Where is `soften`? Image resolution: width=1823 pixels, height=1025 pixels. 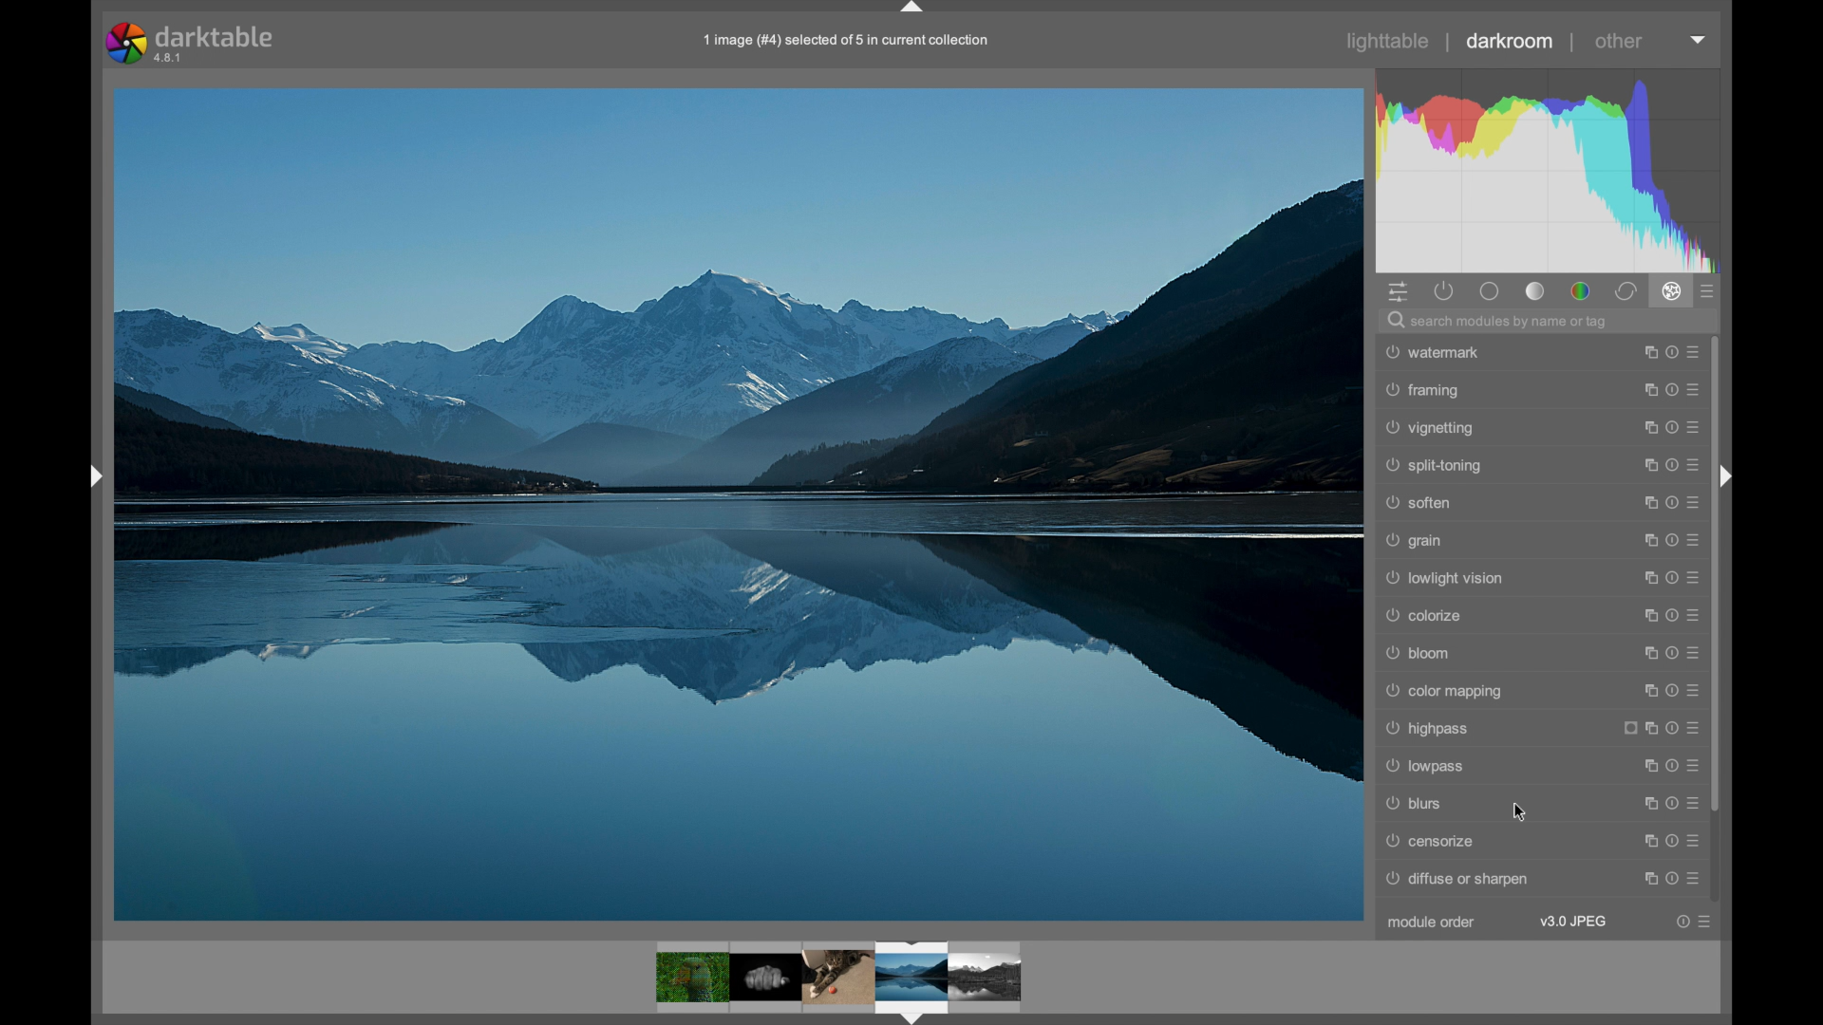 soften is located at coordinates (1419, 503).